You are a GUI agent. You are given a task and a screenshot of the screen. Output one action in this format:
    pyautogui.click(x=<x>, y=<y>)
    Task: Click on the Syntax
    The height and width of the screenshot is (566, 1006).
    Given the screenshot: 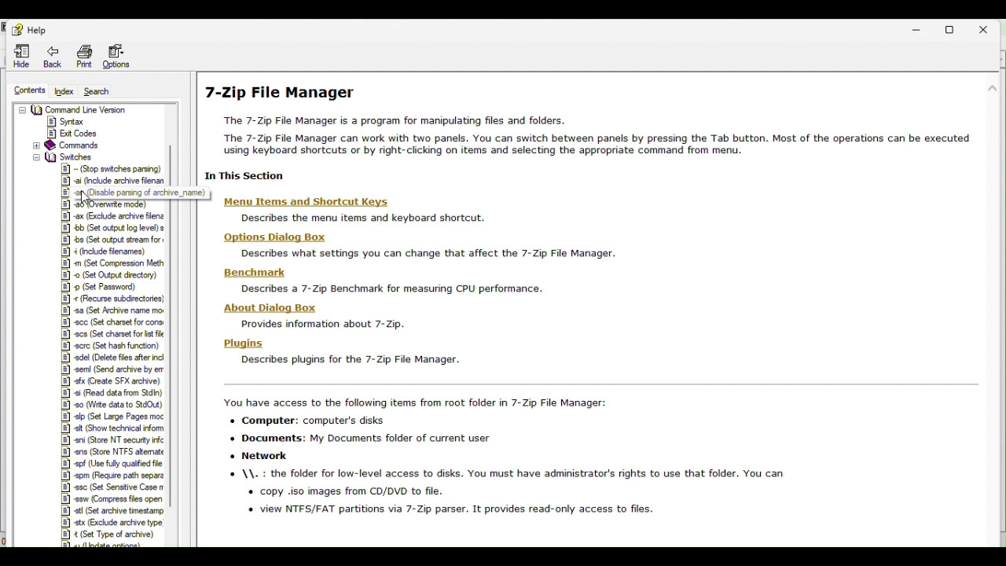 What is the action you would take?
    pyautogui.click(x=68, y=121)
    